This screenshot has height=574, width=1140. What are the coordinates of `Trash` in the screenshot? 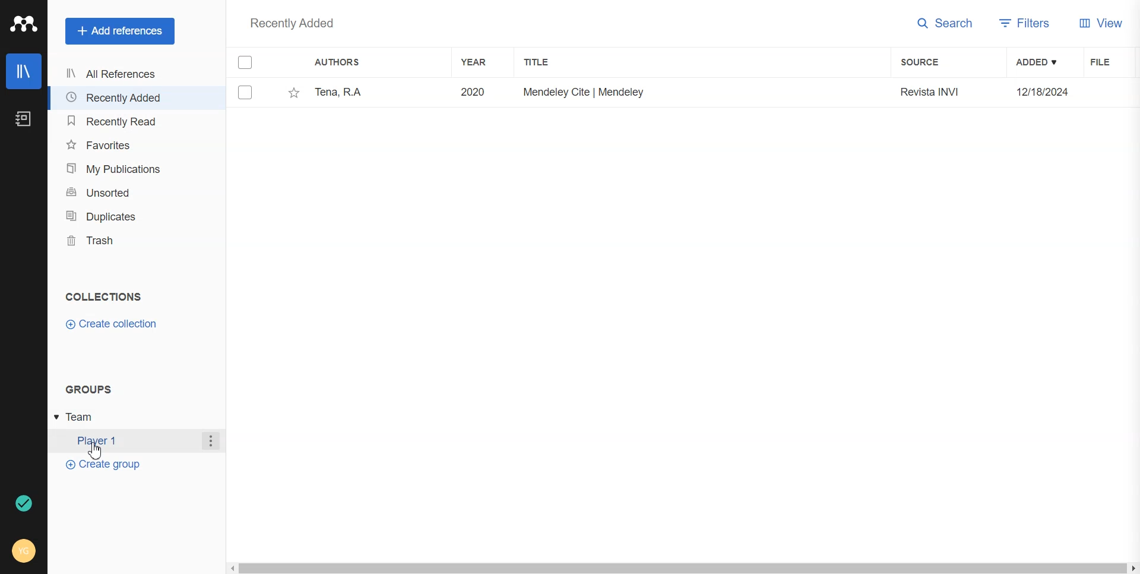 It's located at (119, 241).